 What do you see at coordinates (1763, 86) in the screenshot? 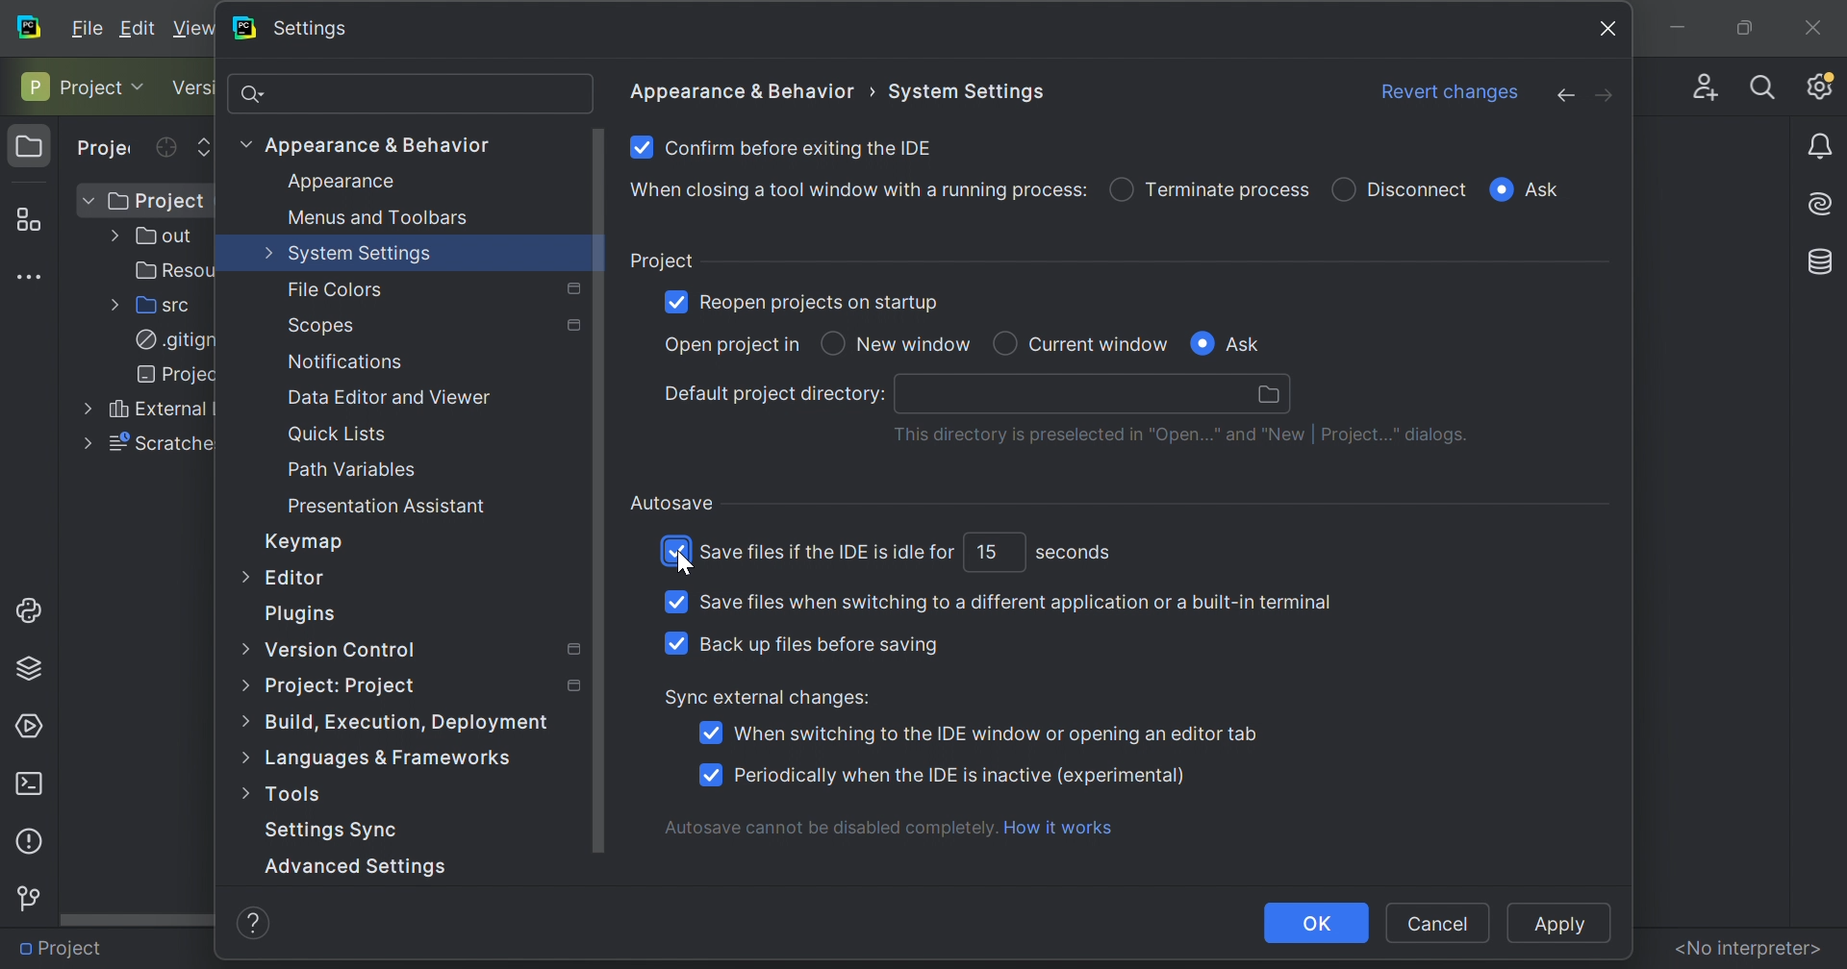
I see `Search Everywhere` at bounding box center [1763, 86].